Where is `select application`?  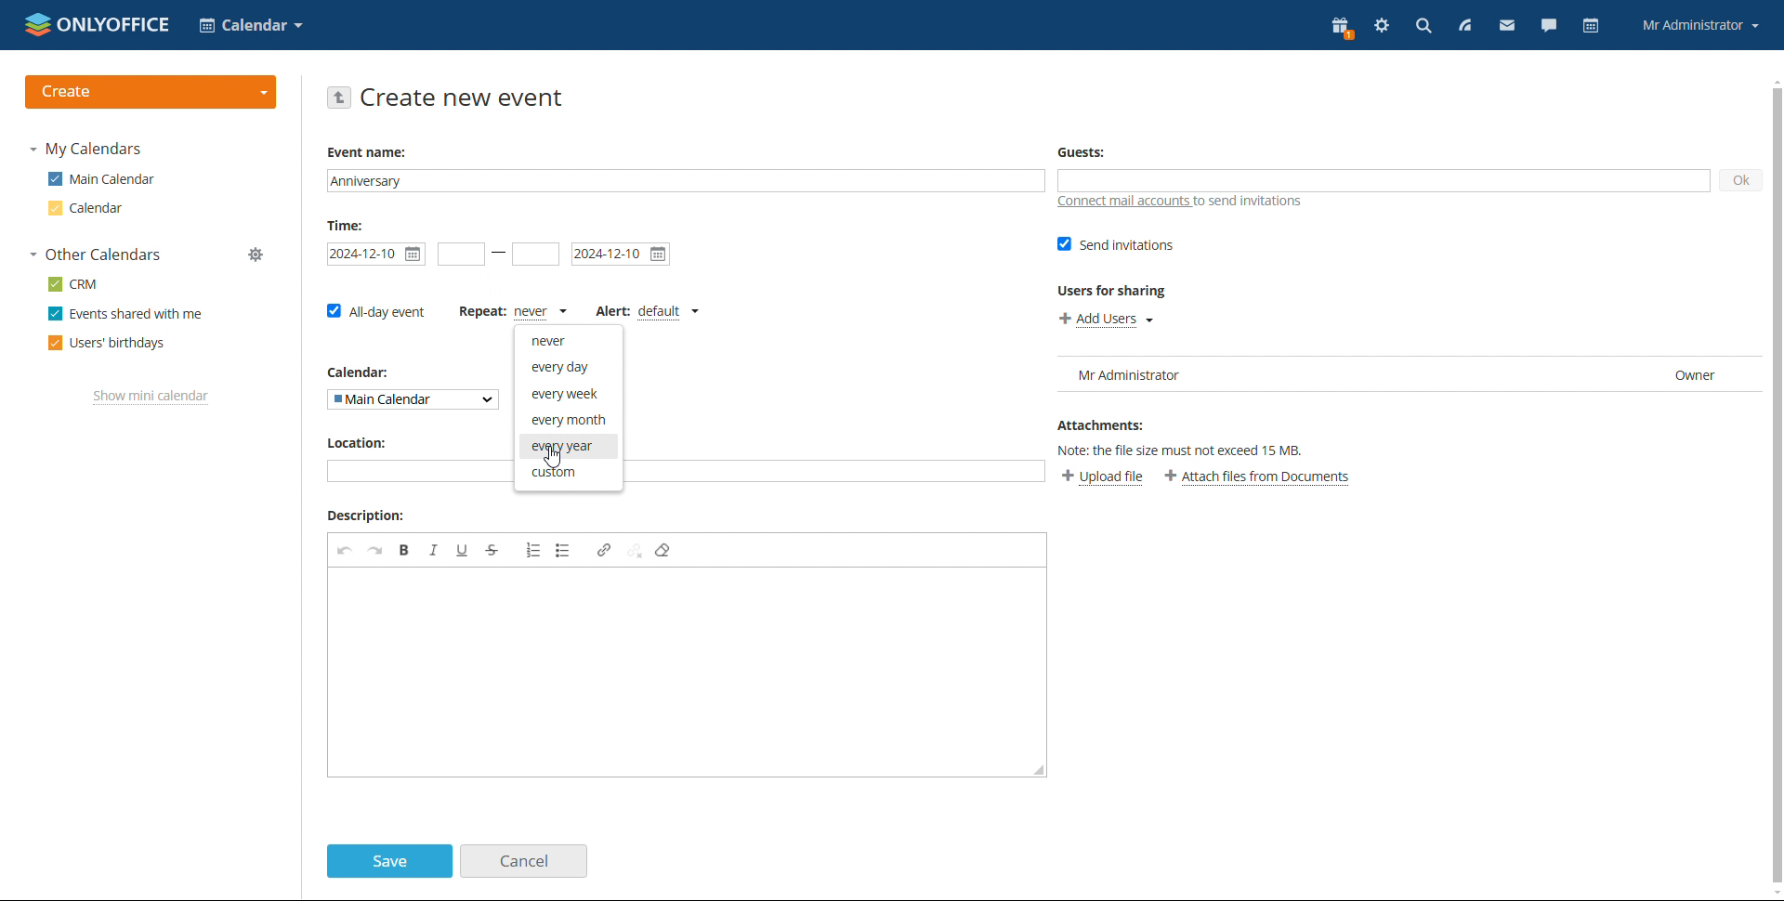
select application is located at coordinates (252, 25).